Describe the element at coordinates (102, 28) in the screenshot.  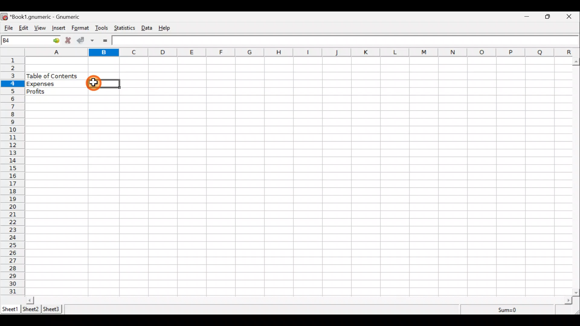
I see `Tools` at that location.